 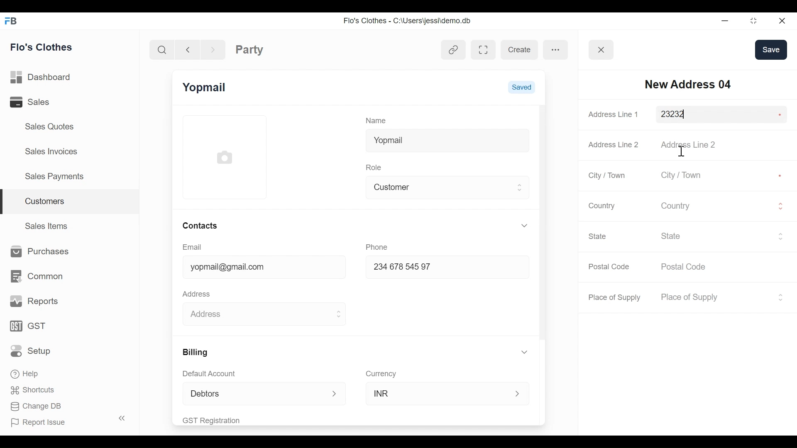 I want to click on Role, so click(x=375, y=166).